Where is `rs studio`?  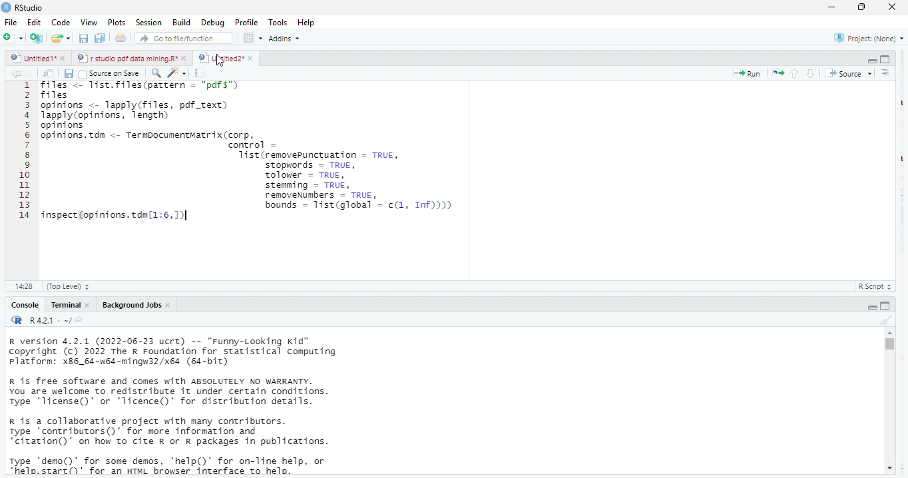
rs studio is located at coordinates (17, 321).